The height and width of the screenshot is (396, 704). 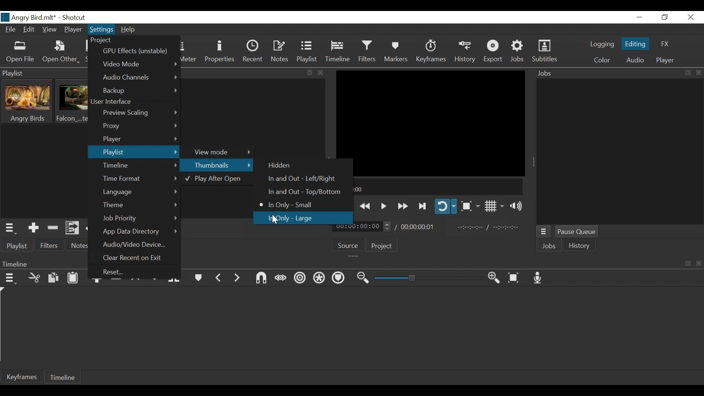 I want to click on Restore, so click(x=664, y=17).